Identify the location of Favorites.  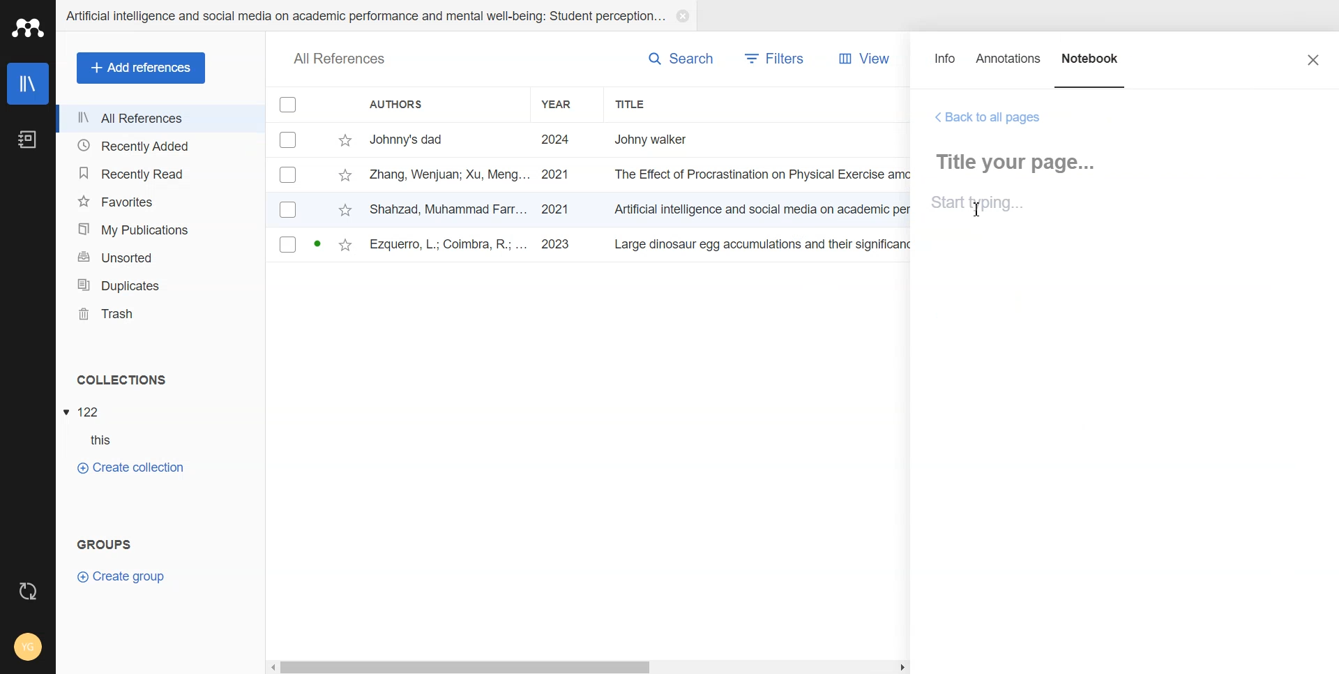
(160, 202).